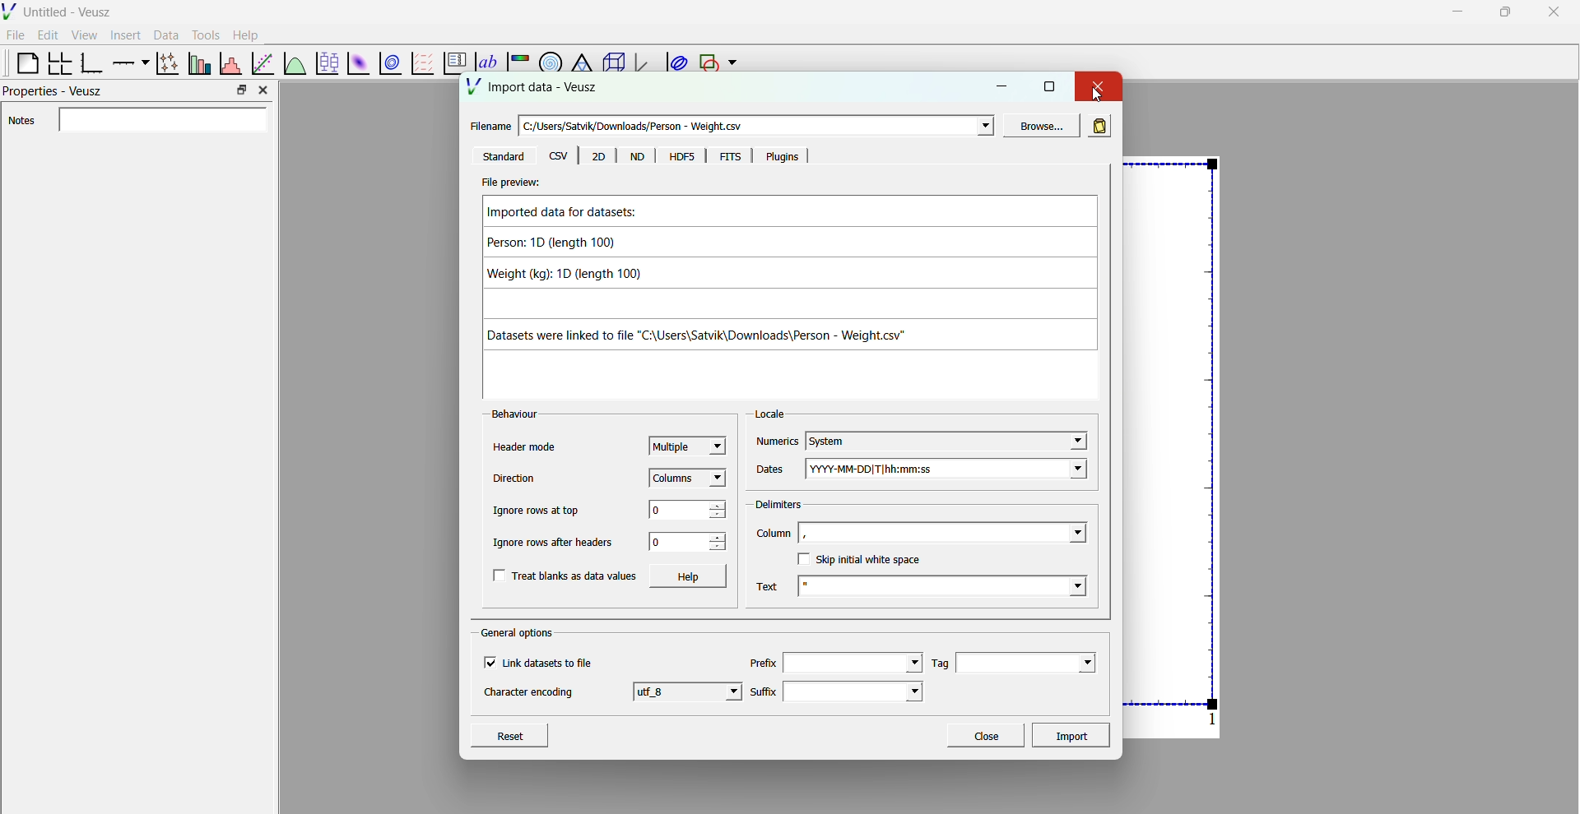 This screenshot has width=1580, height=814. What do you see at coordinates (1042, 125) in the screenshot?
I see `Browse` at bounding box center [1042, 125].